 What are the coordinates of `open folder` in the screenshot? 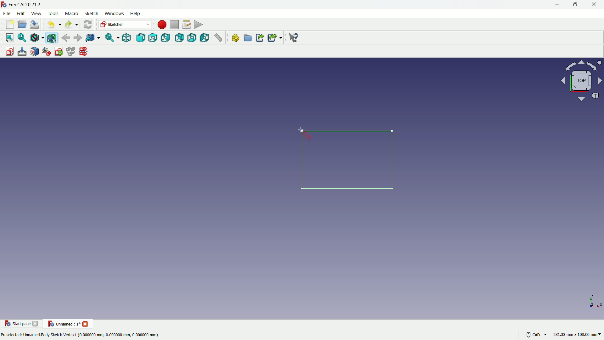 It's located at (21, 25).